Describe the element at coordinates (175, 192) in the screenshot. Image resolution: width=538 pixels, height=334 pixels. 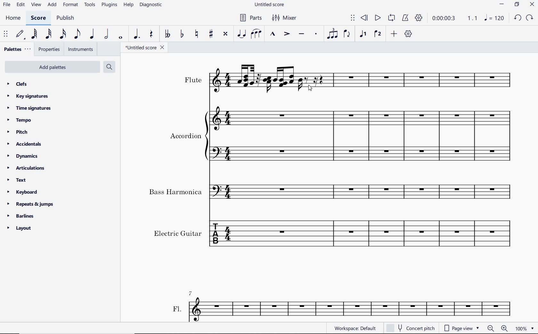
I see `text` at that location.